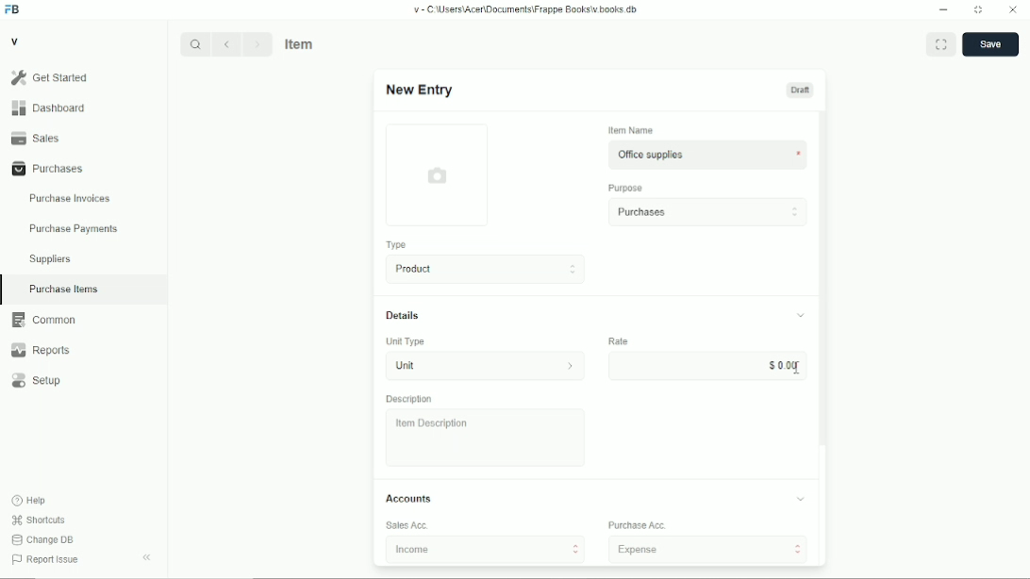 The image size is (1030, 579). What do you see at coordinates (638, 525) in the screenshot?
I see `purchase acc.` at bounding box center [638, 525].